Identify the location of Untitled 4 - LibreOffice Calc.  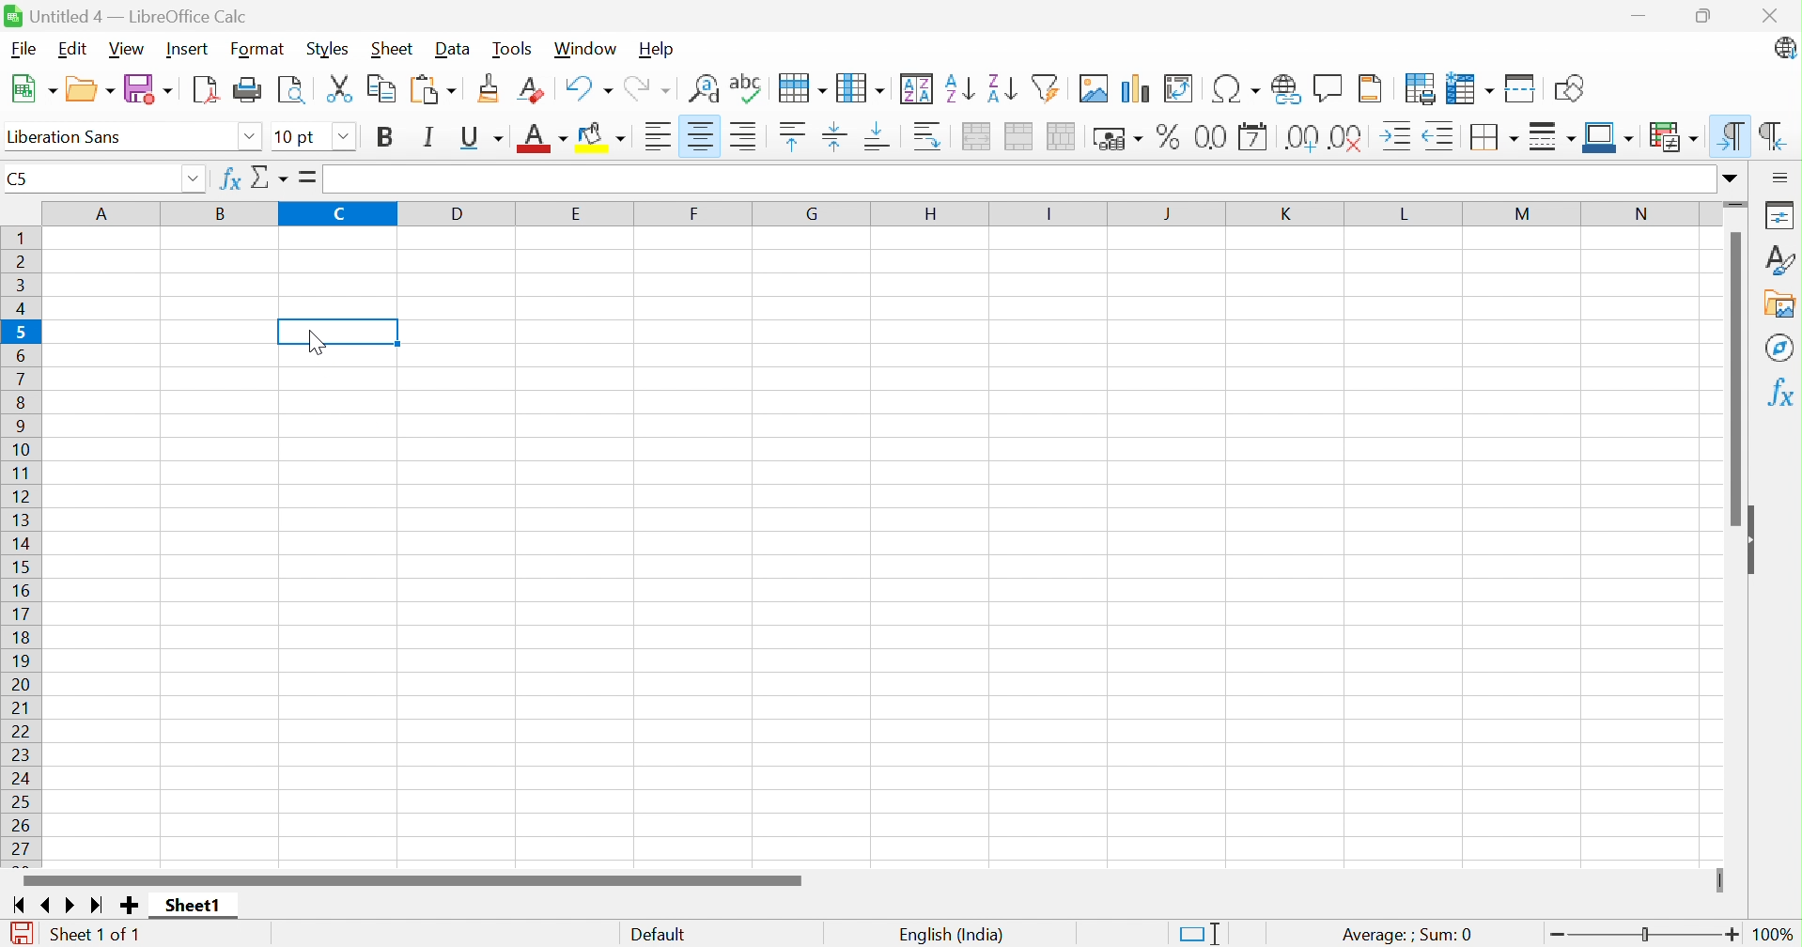
(126, 15).